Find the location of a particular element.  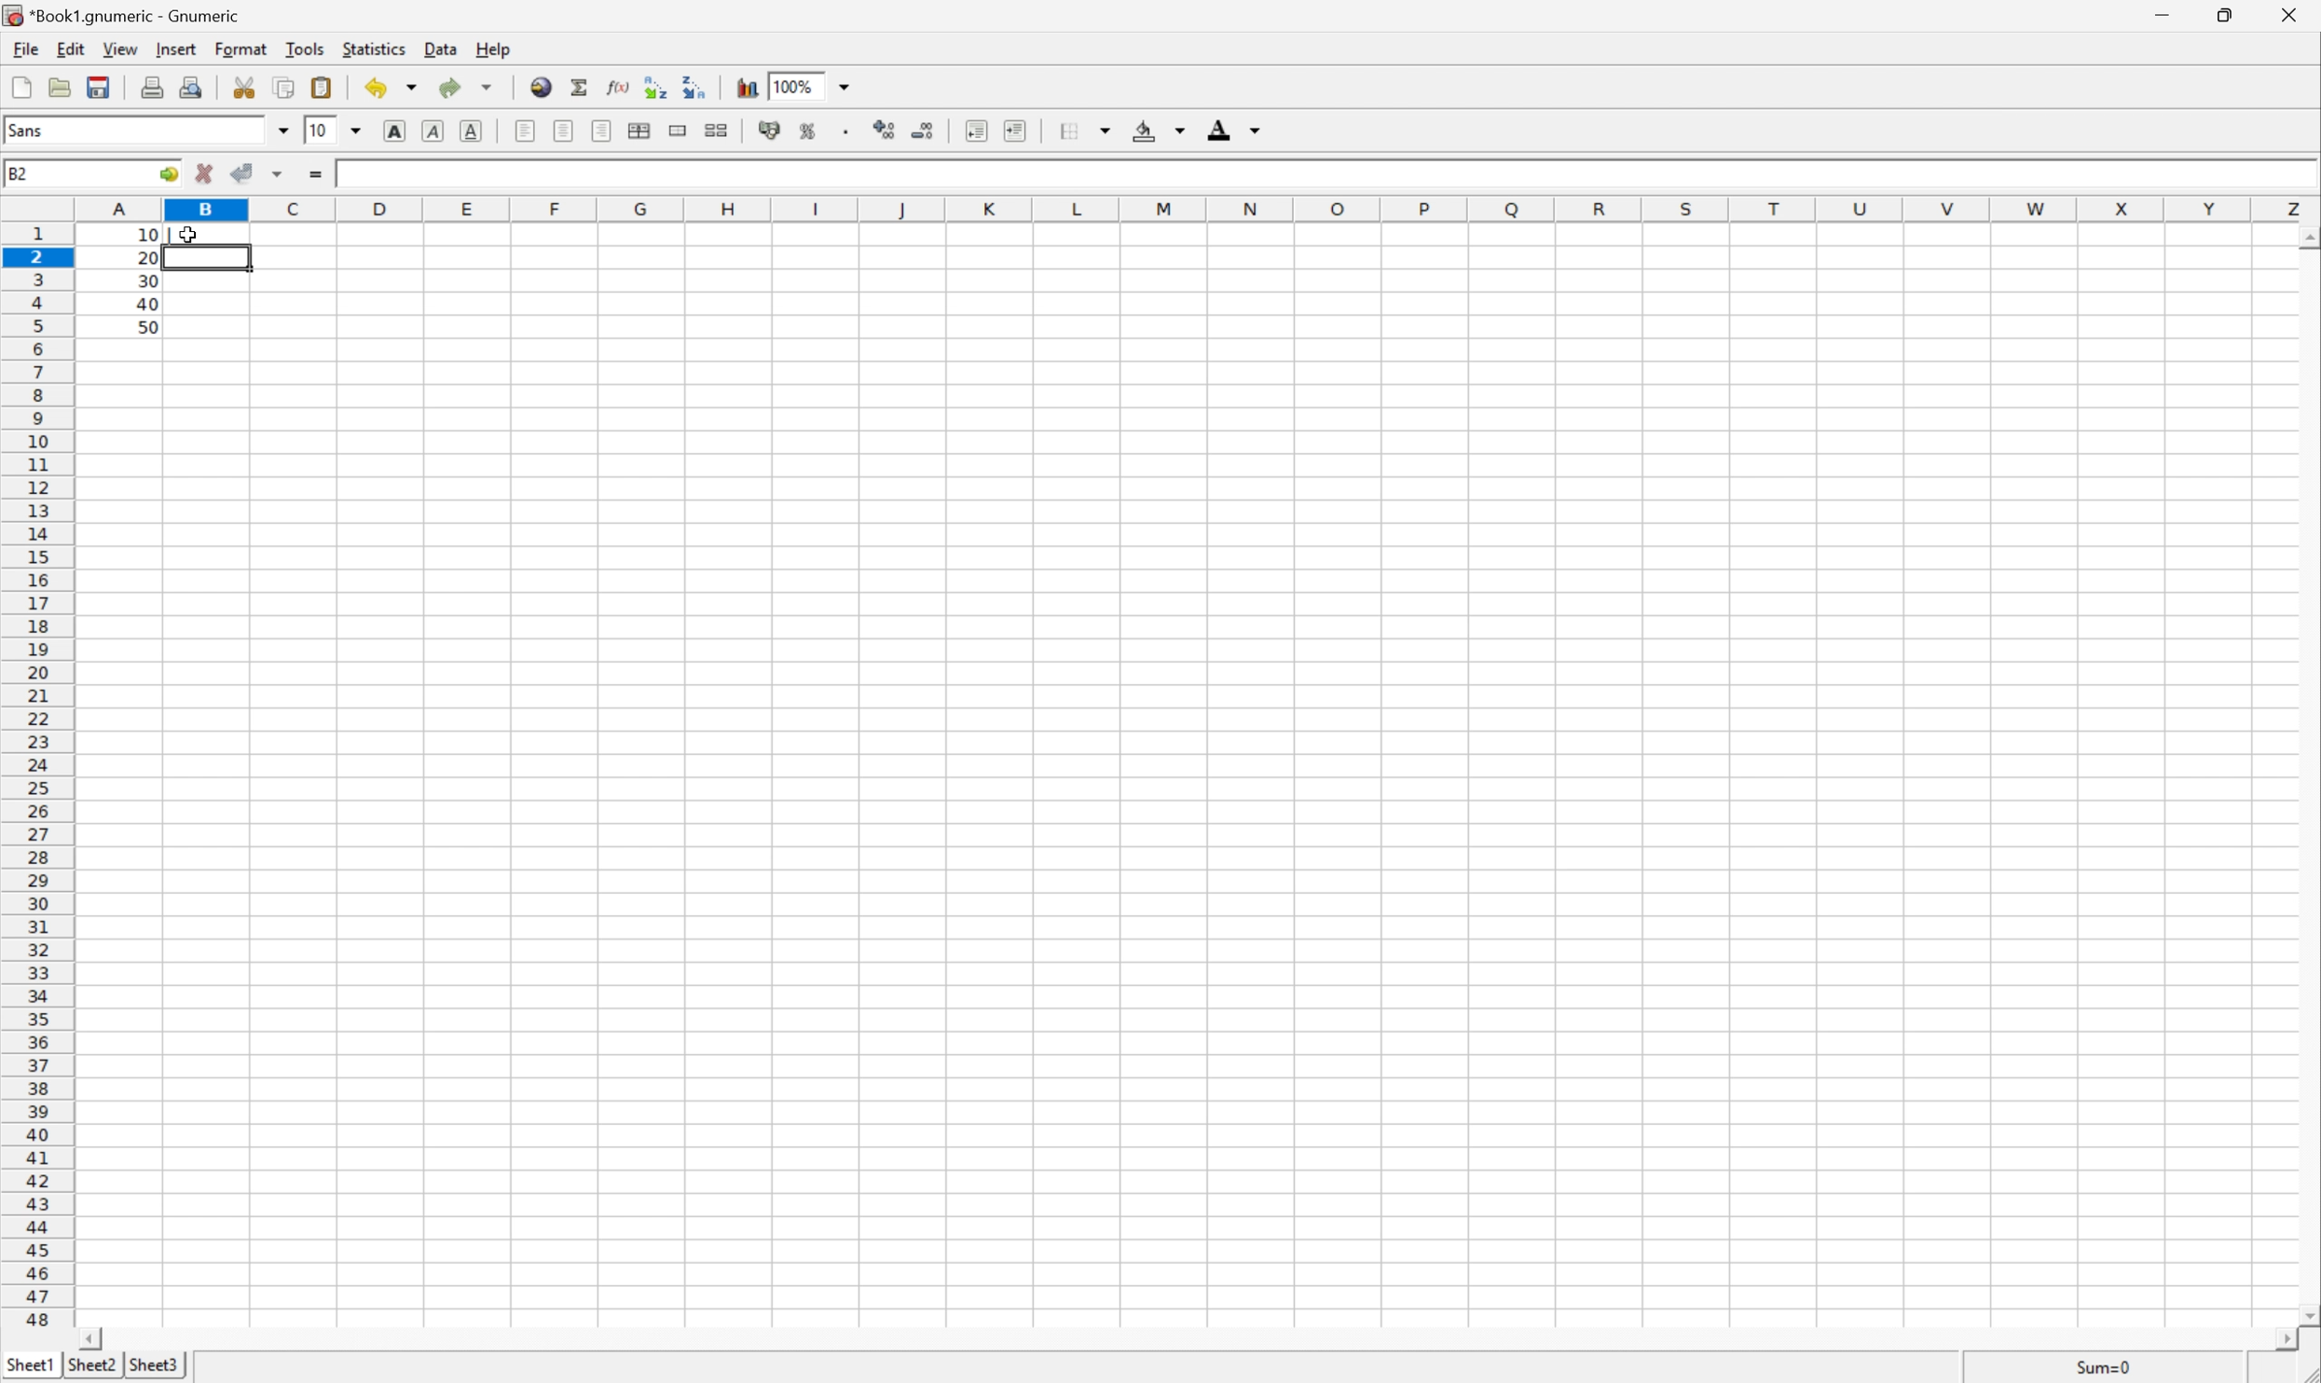

10 is located at coordinates (320, 130).